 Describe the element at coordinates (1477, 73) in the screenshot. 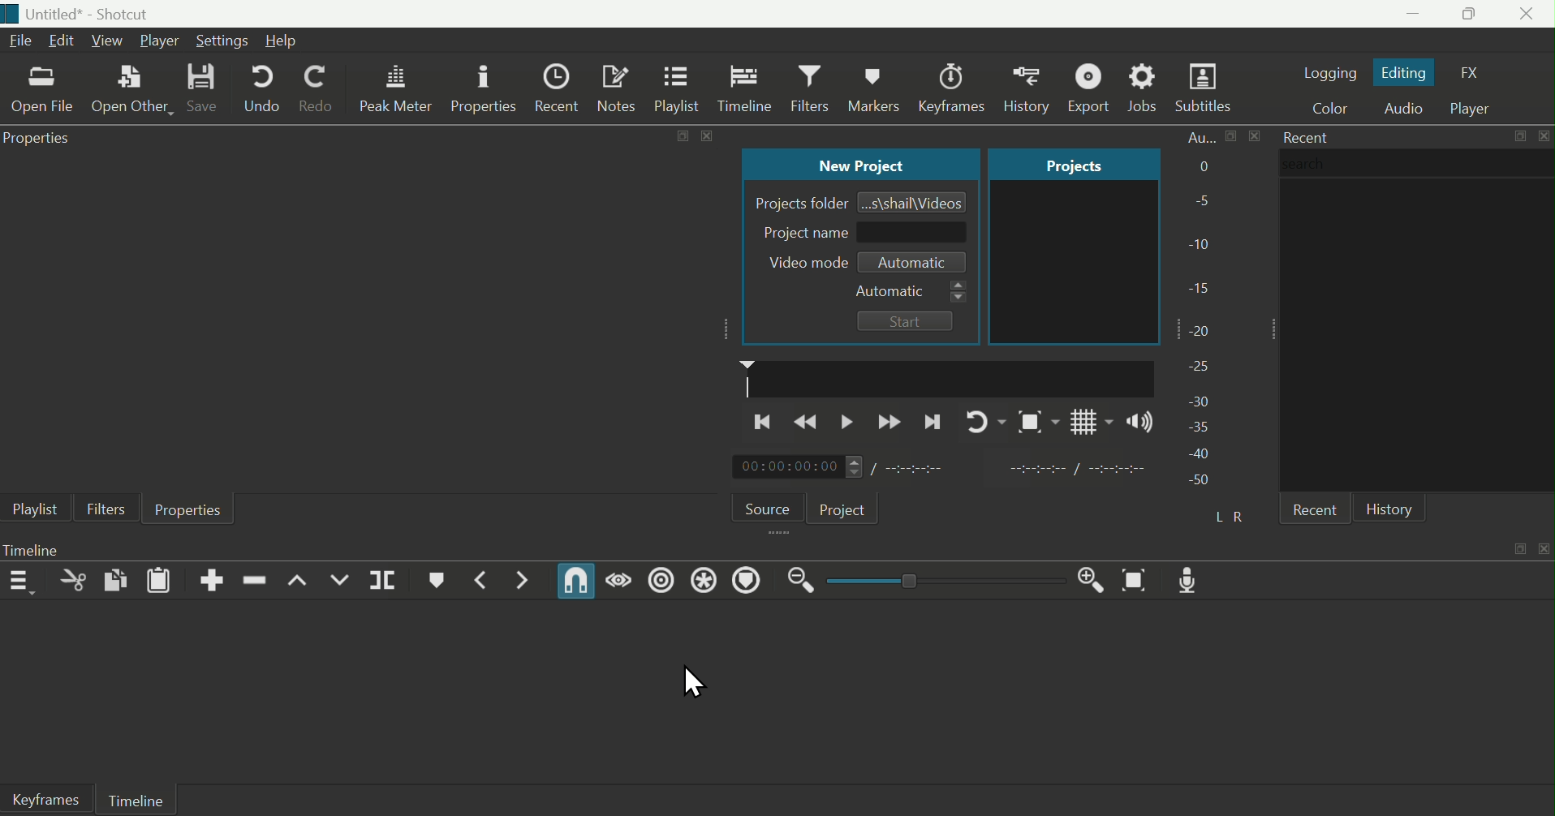

I see `FX` at that location.